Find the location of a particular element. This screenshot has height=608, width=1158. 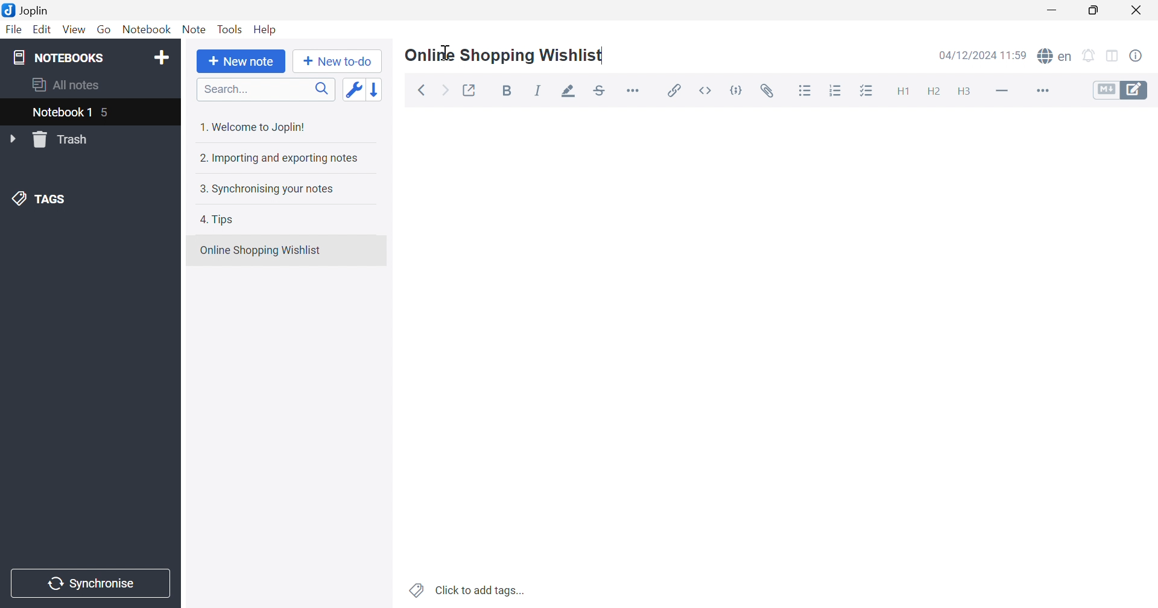

Horizontal Line is located at coordinates (1001, 92).